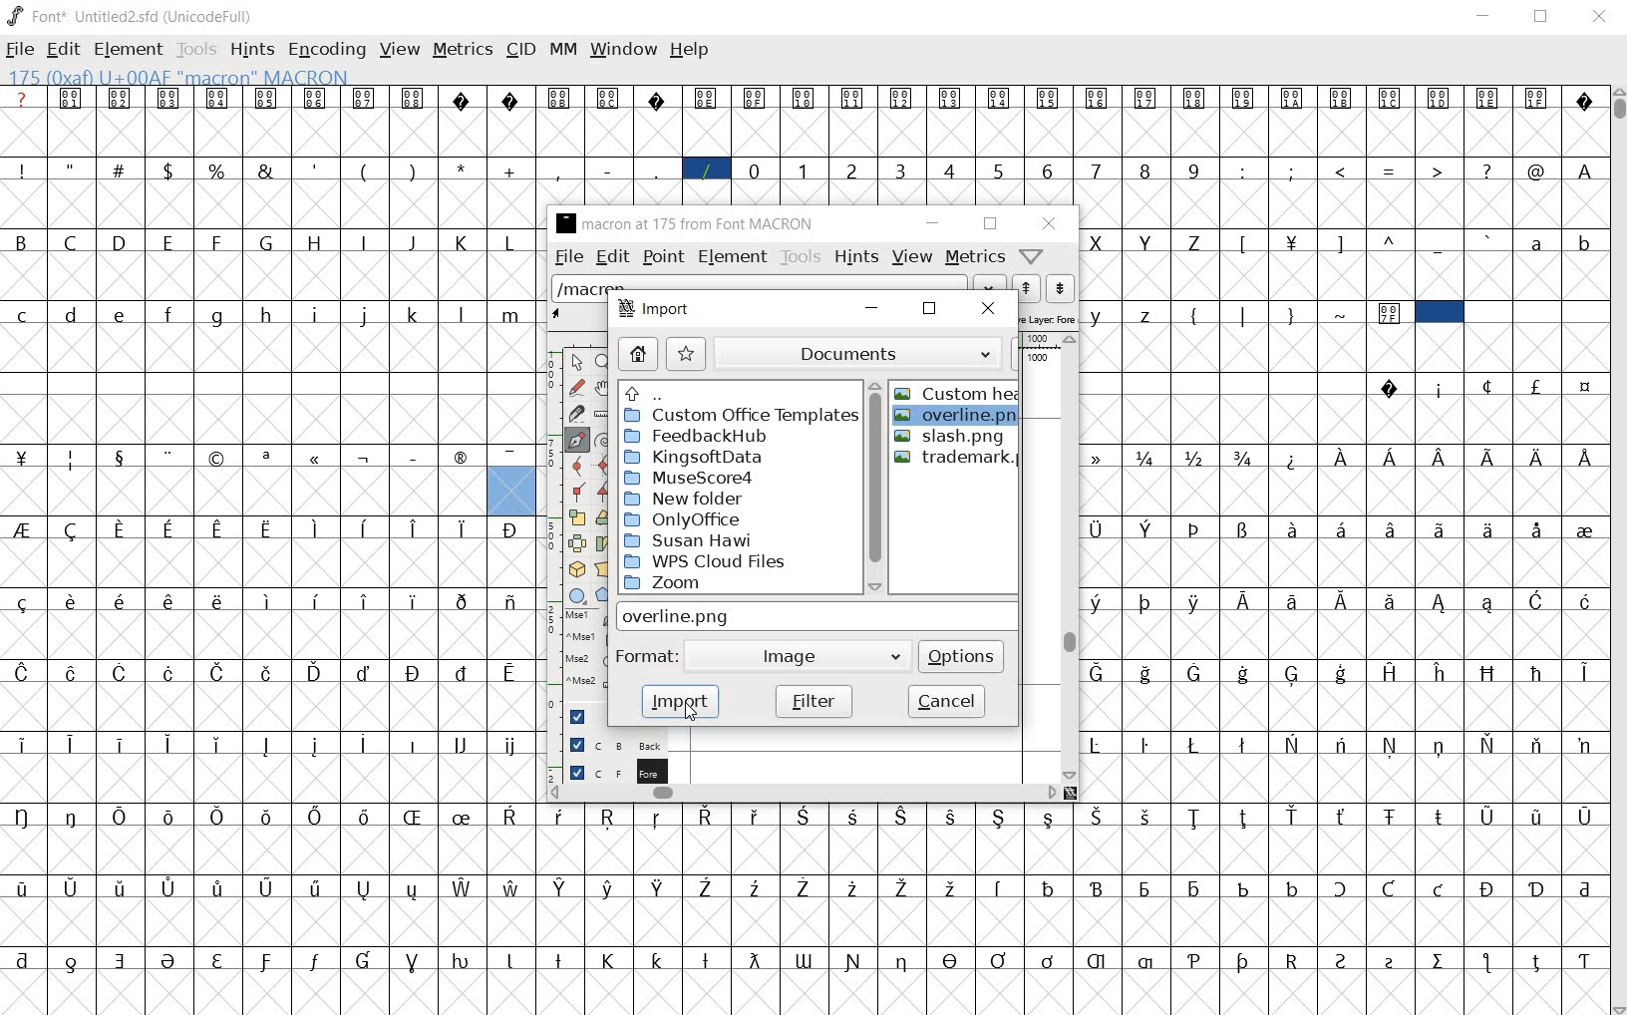 This screenshot has height=1015, width=1627. Describe the element at coordinates (1246, 528) in the screenshot. I see `Symbol` at that location.